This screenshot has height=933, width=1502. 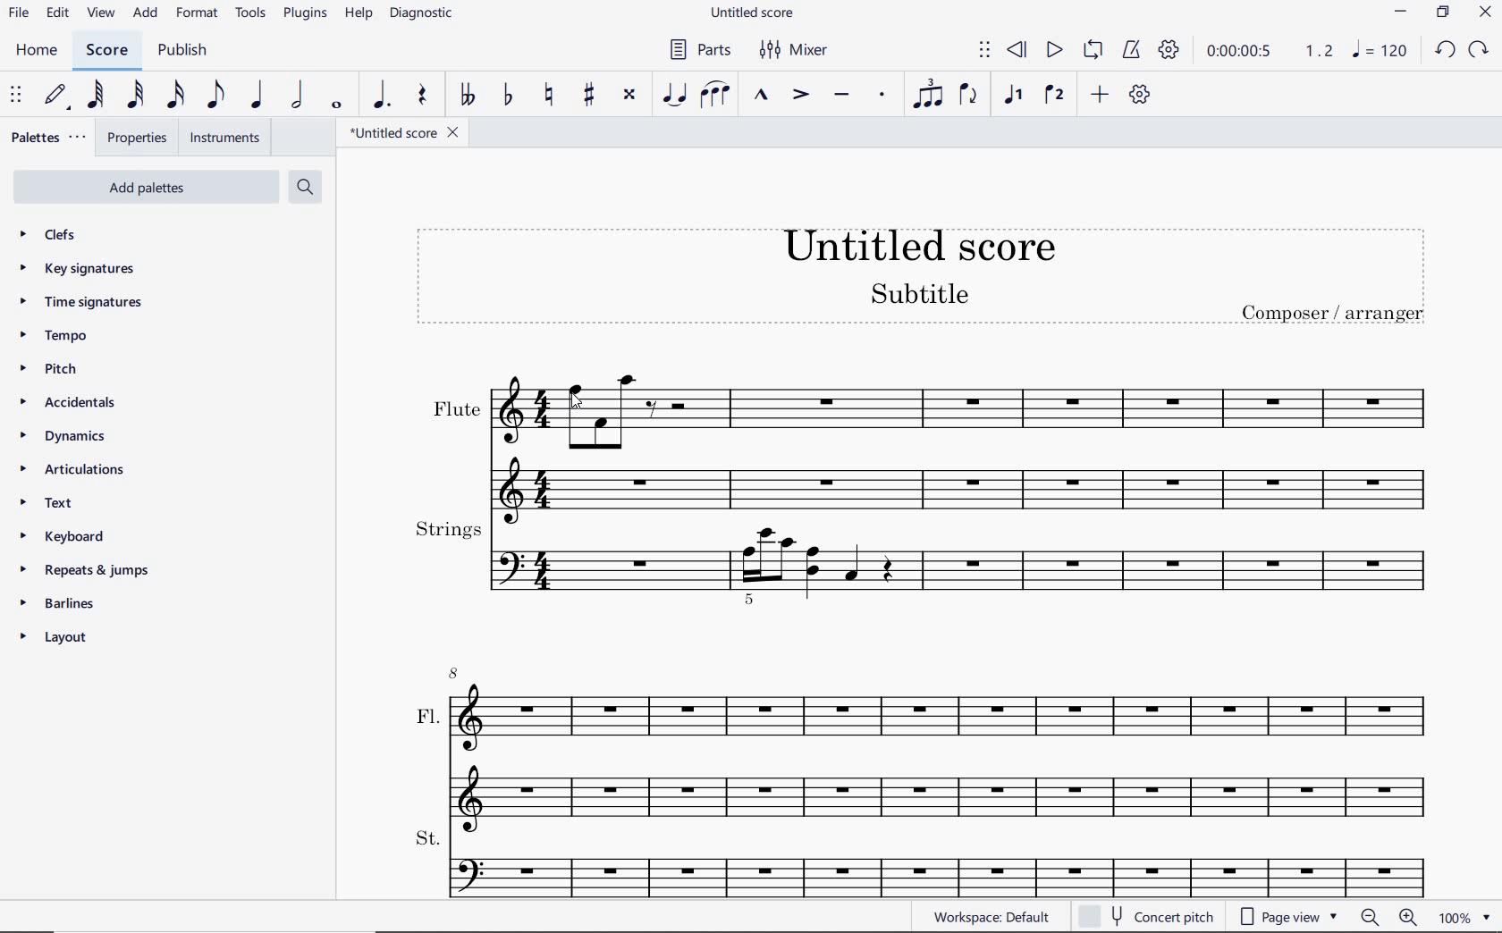 I want to click on PROPERTIES, so click(x=140, y=136).